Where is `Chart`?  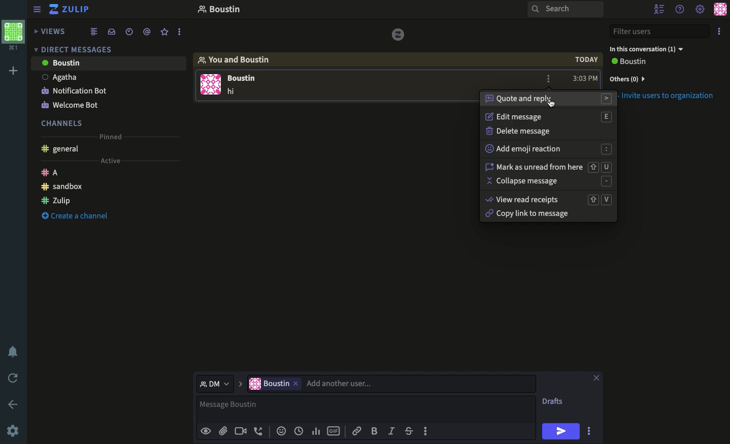
Chart is located at coordinates (315, 430).